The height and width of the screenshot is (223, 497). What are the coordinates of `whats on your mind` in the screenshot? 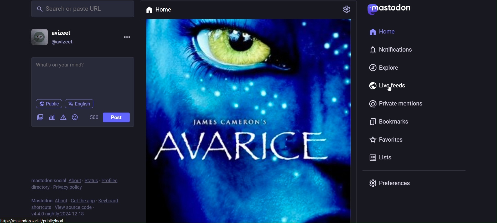 It's located at (83, 76).